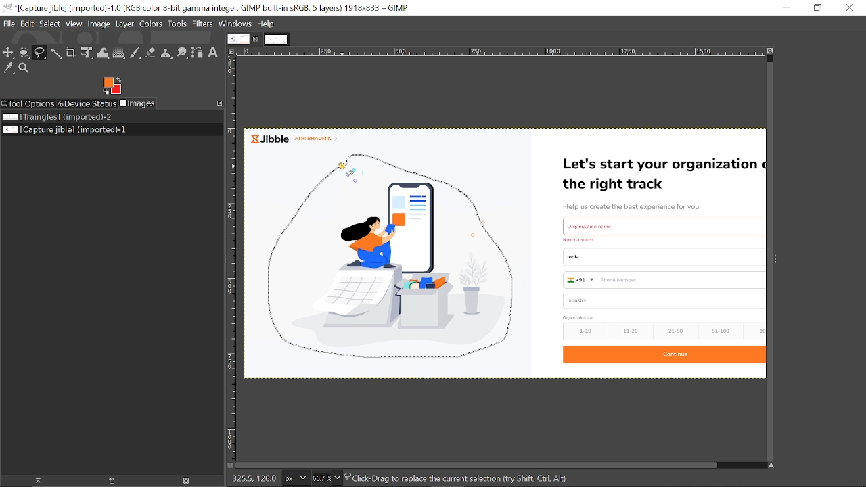 The height and width of the screenshot is (487, 866). I want to click on Zoom image when window size changes, so click(771, 52).